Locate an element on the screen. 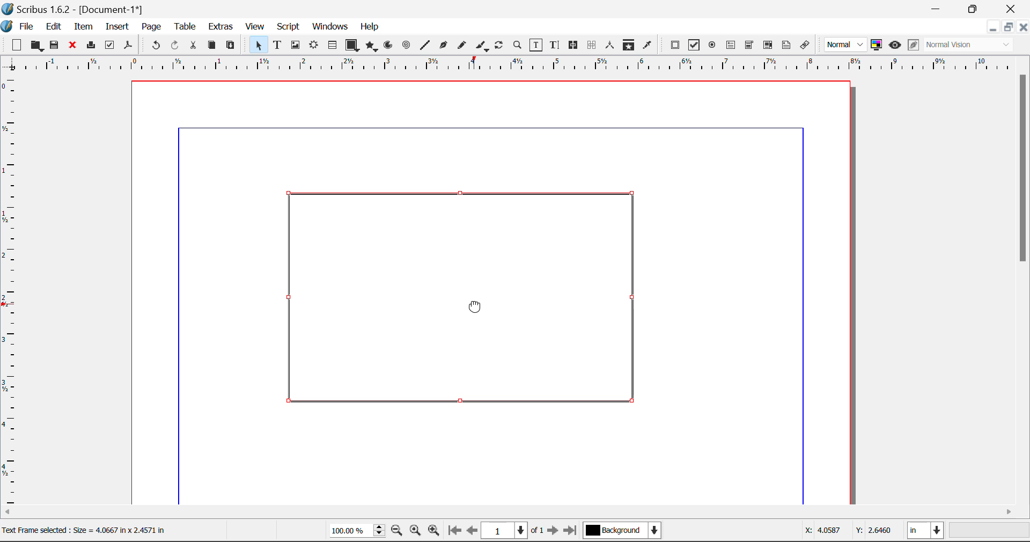 The image size is (1030, 542). Scroll Bar is located at coordinates (516, 512).